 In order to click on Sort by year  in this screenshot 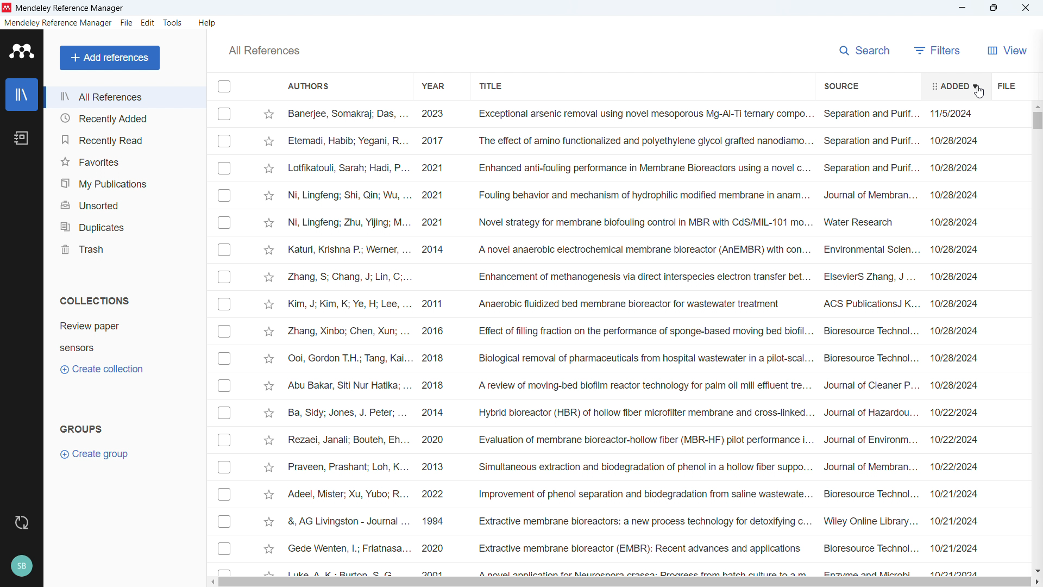, I will do `click(433, 86)`.